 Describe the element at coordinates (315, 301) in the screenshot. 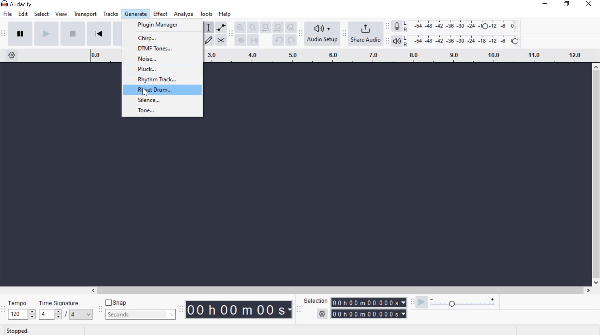

I see `selection` at that location.